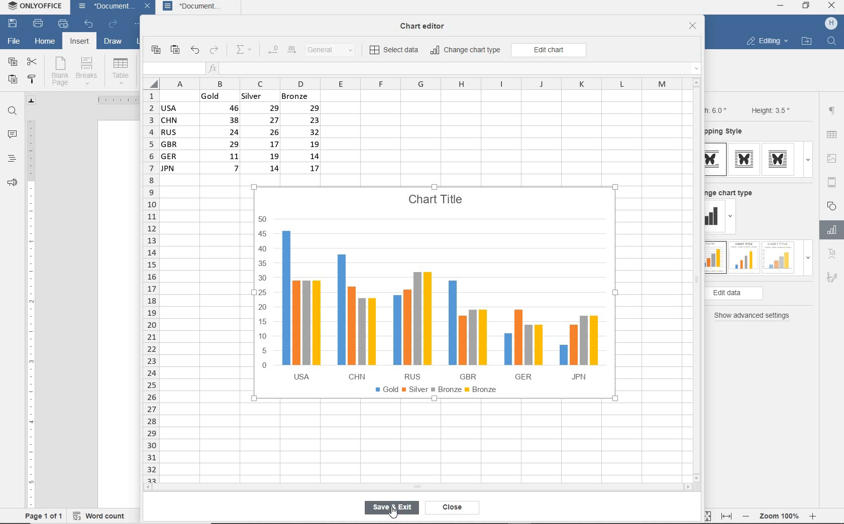 The image size is (844, 524). Describe the element at coordinates (716, 160) in the screenshot. I see `type 1` at that location.